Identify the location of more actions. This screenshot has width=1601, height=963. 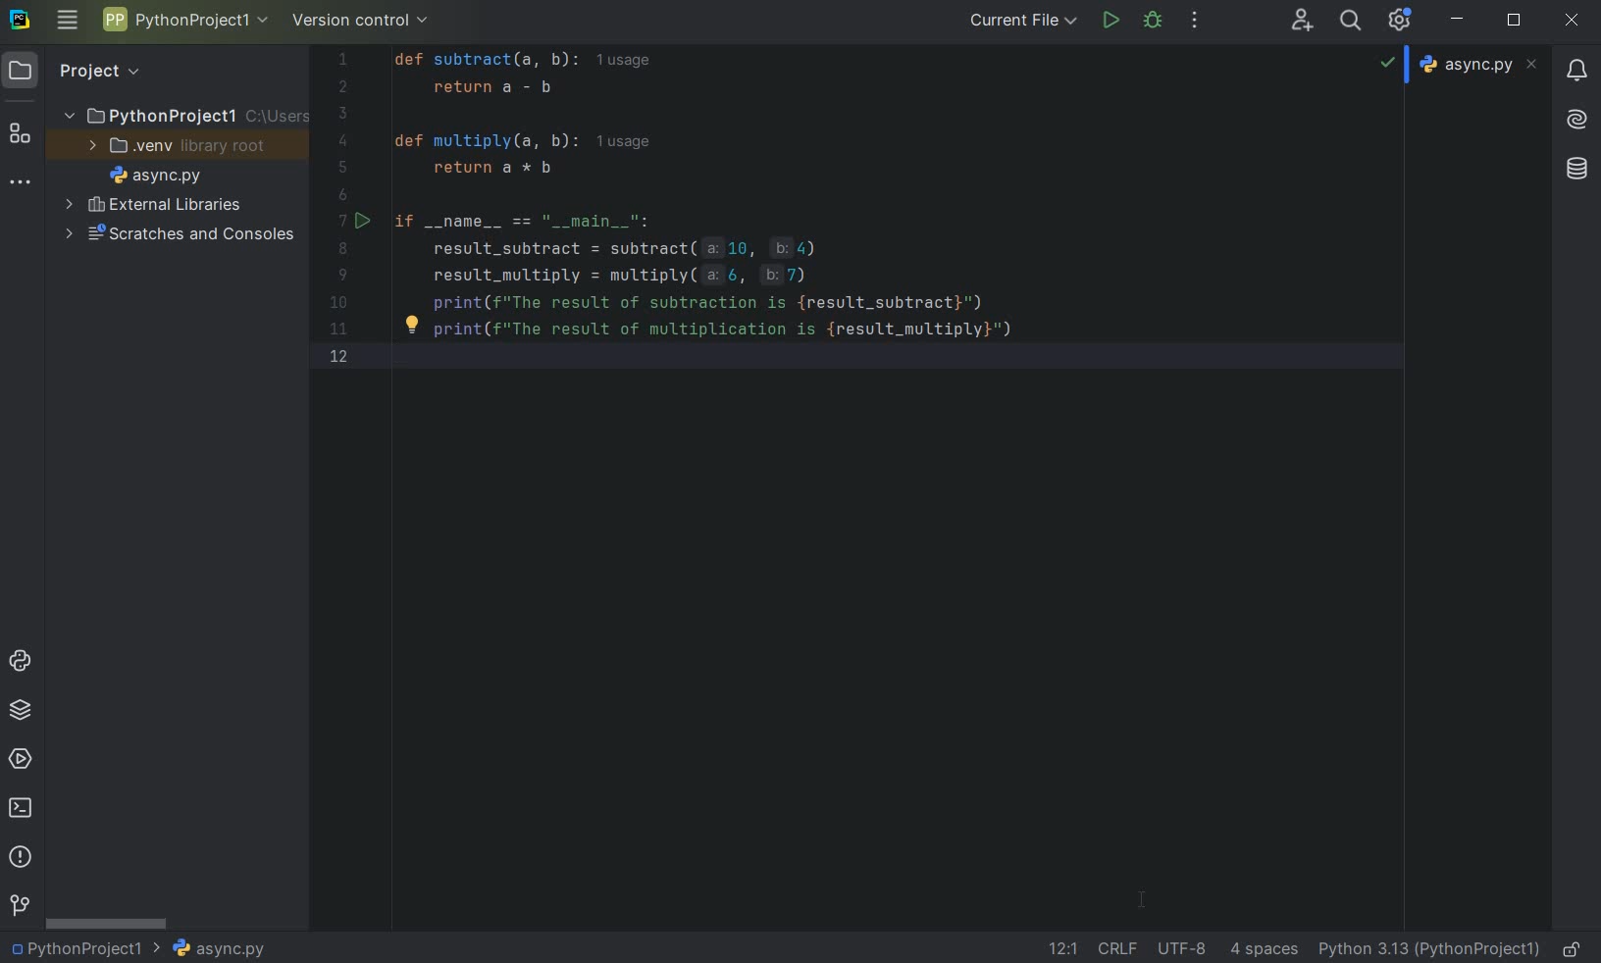
(1194, 23).